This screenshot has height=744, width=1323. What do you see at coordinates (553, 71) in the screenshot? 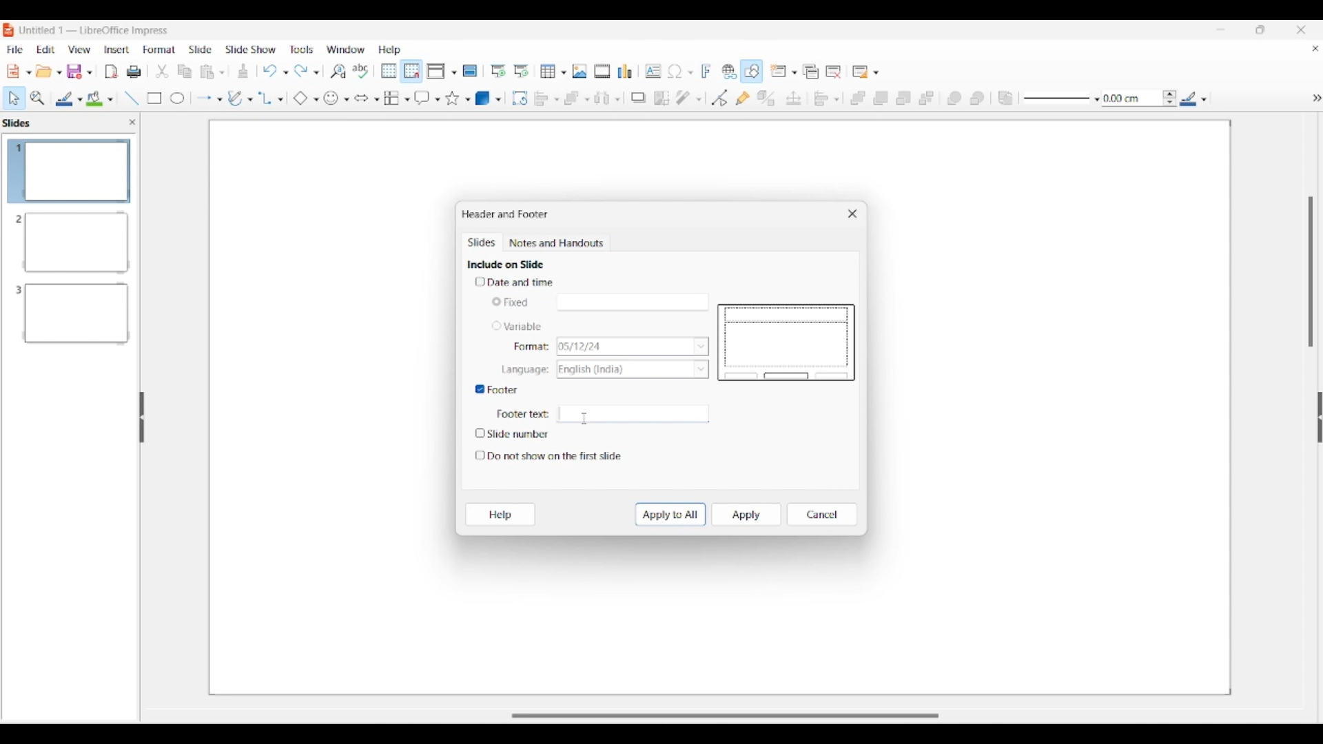
I see `Insert table options` at bounding box center [553, 71].